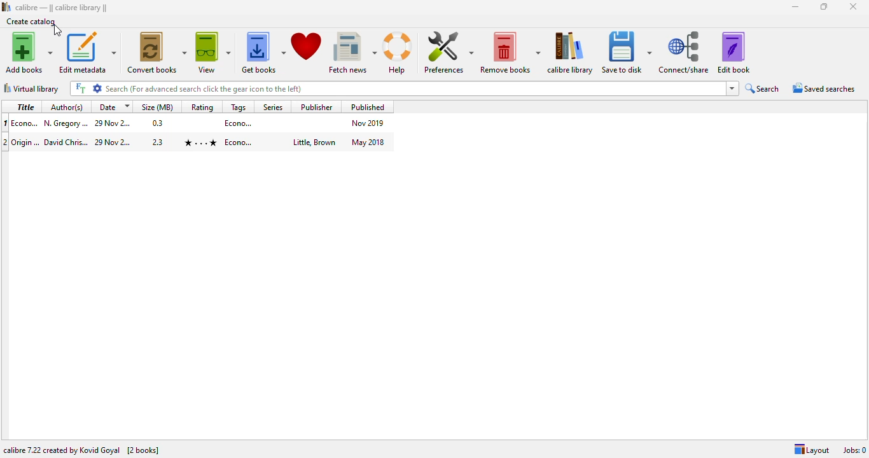 The image size is (869, 458). What do you see at coordinates (405, 88) in the screenshot?
I see `search` at bounding box center [405, 88].